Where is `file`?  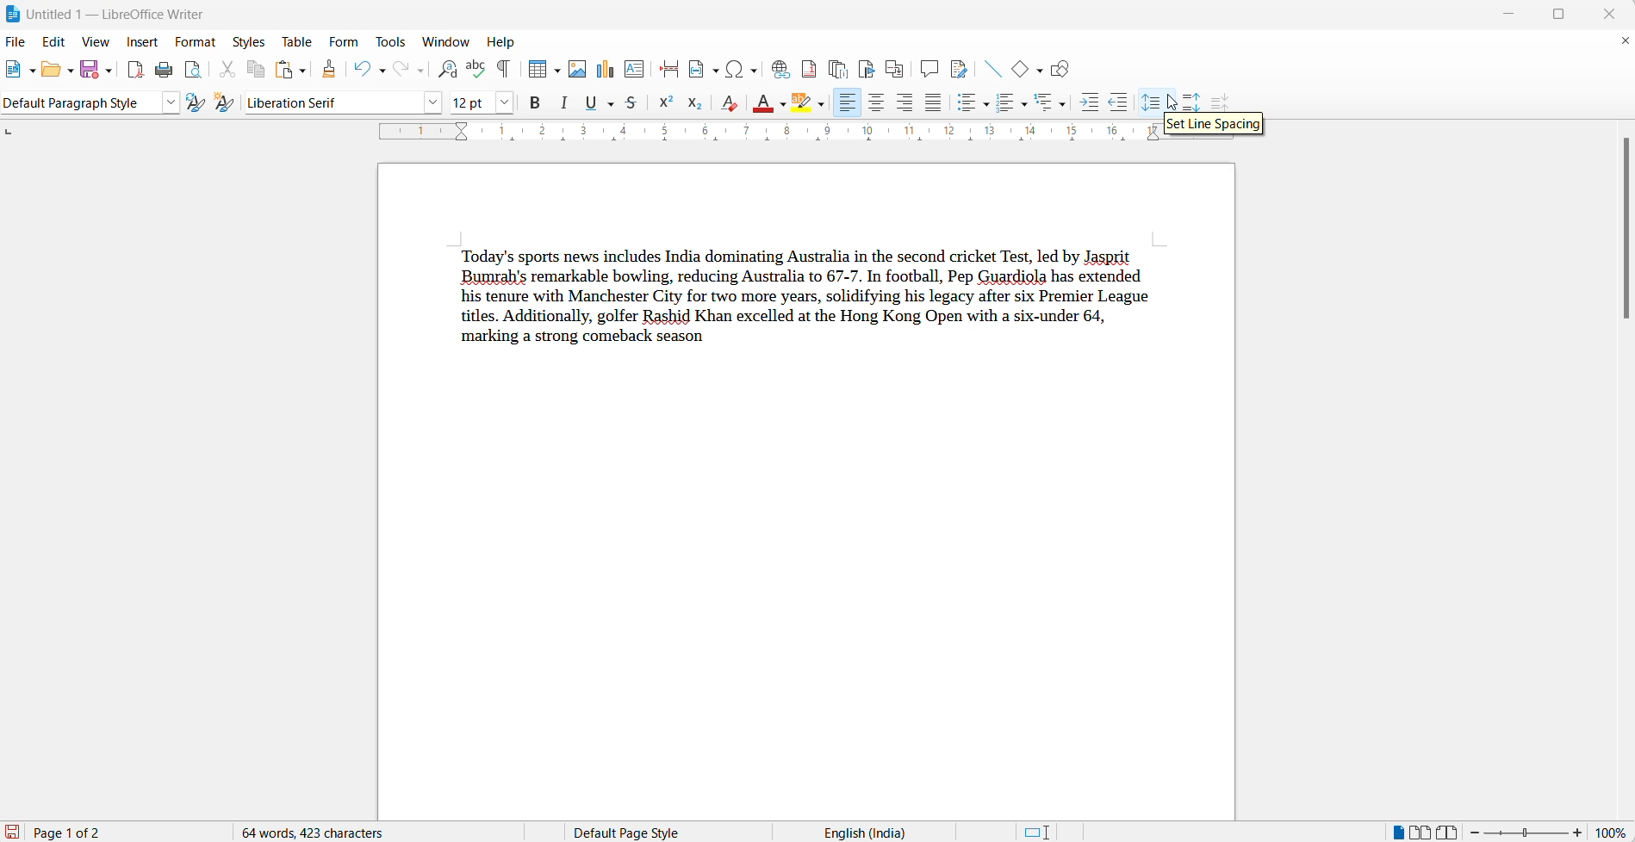 file is located at coordinates (15, 41).